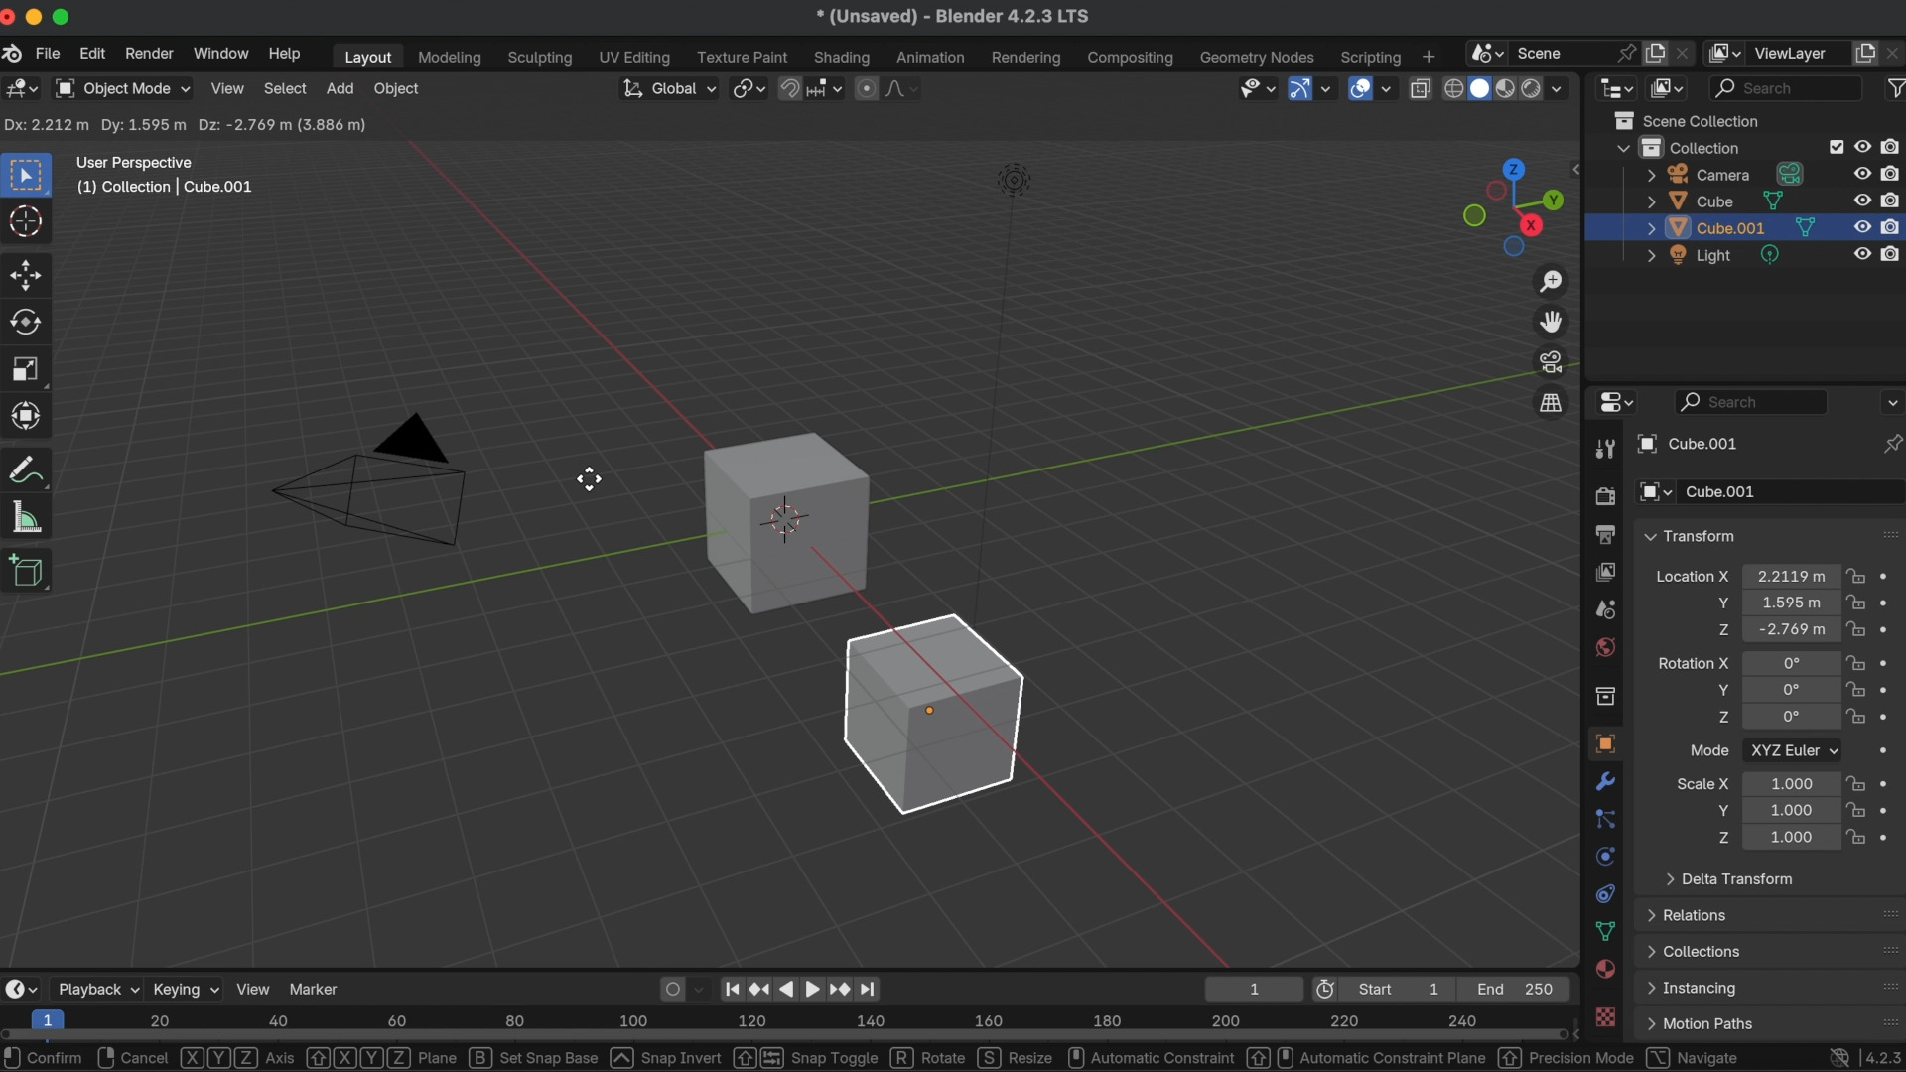  Describe the element at coordinates (1607, 1018) in the screenshot. I see `texture` at that location.